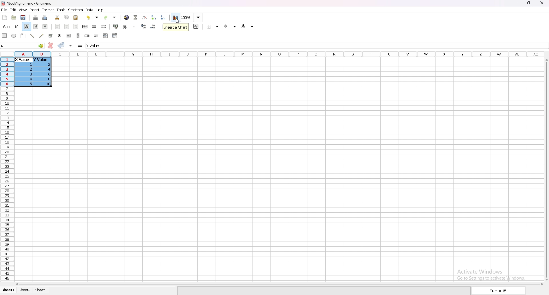 The width and height of the screenshot is (549, 295). I want to click on hyperlink, so click(126, 17).